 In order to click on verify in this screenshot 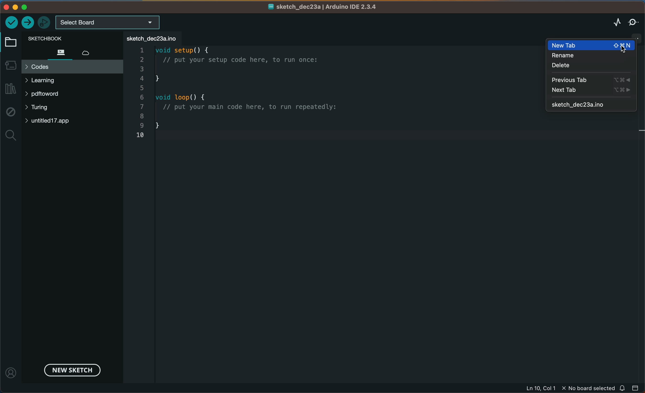, I will do `click(12, 22)`.